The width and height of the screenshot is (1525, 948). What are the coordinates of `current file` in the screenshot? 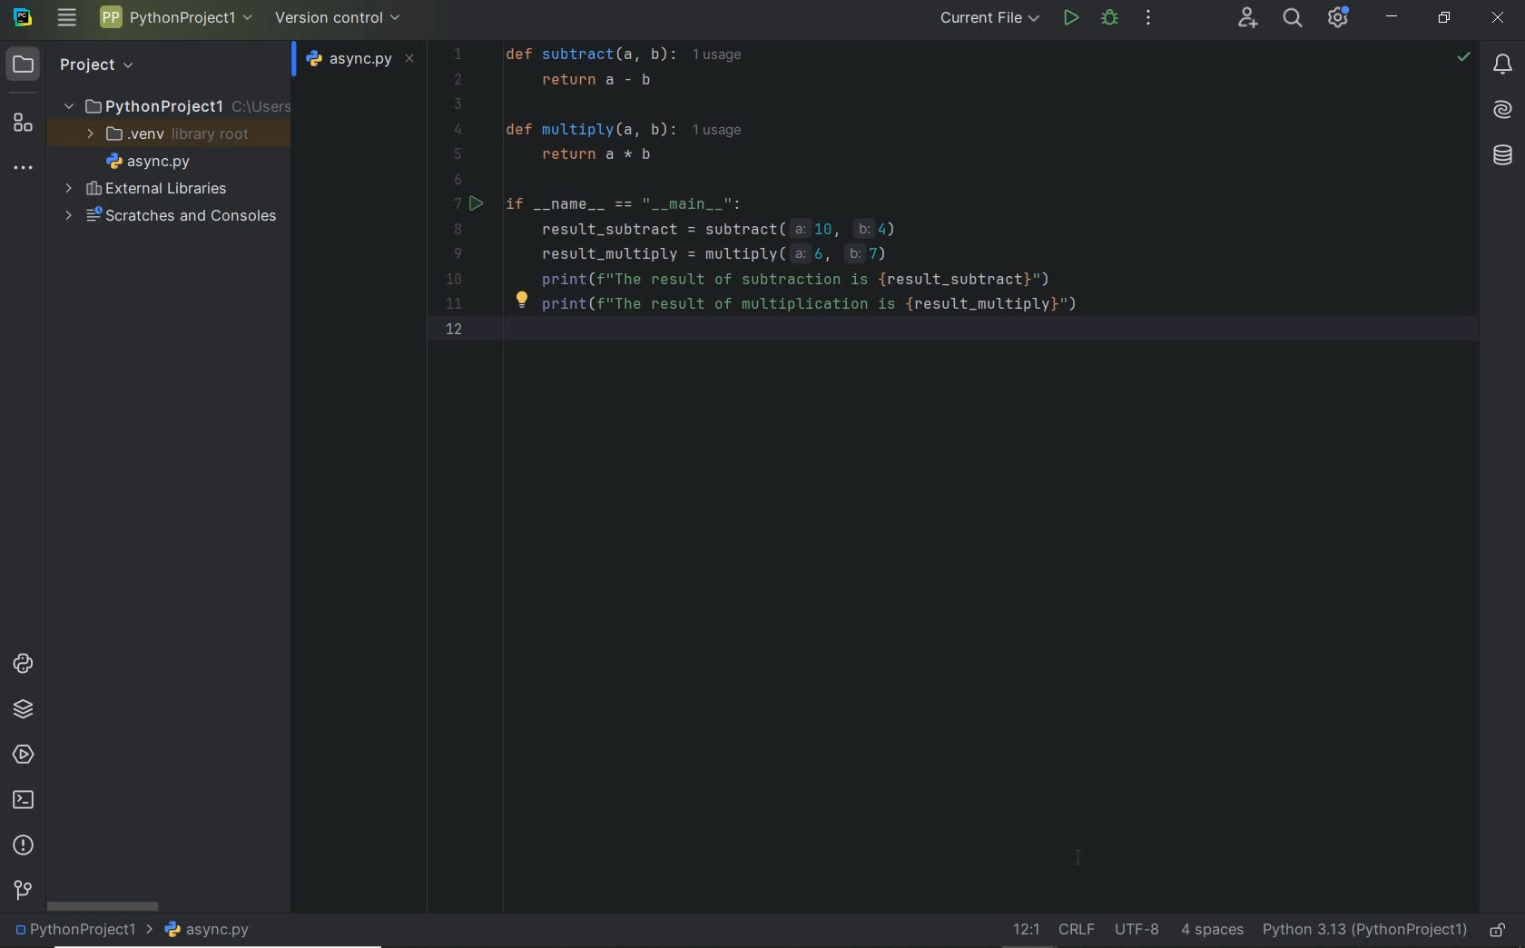 It's located at (984, 20).